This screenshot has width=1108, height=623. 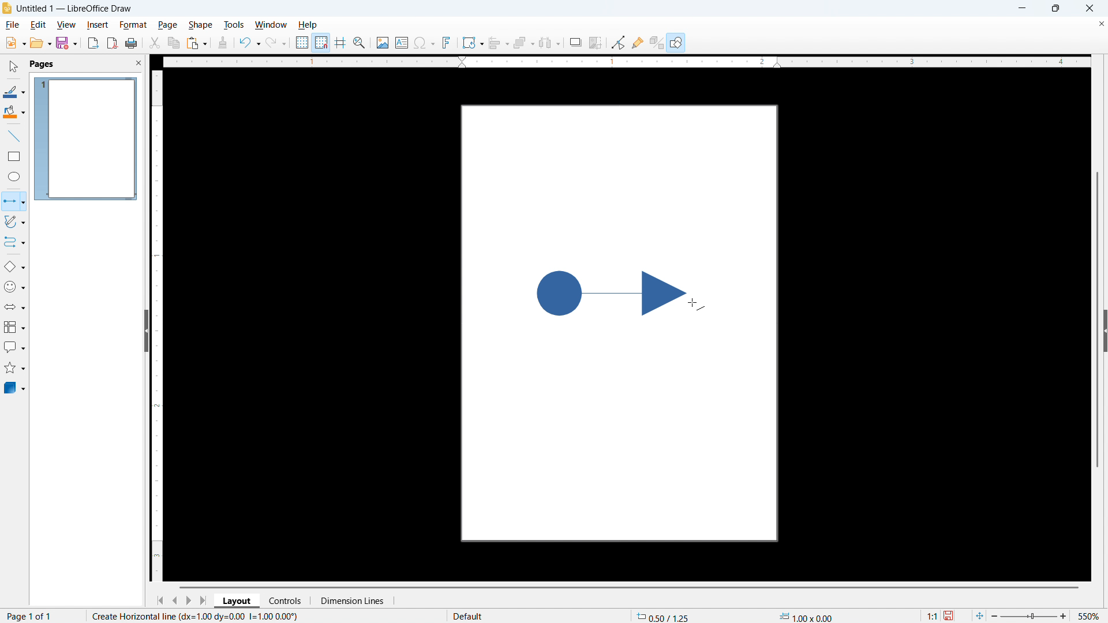 What do you see at coordinates (75, 9) in the screenshot?
I see `Untitled 1 - LibreOffice Draw` at bounding box center [75, 9].